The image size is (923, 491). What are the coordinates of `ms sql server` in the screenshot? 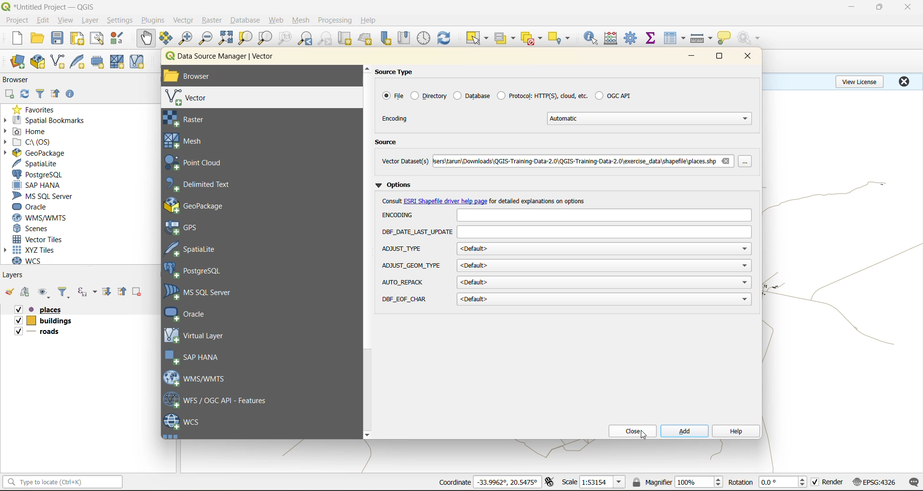 It's located at (204, 292).